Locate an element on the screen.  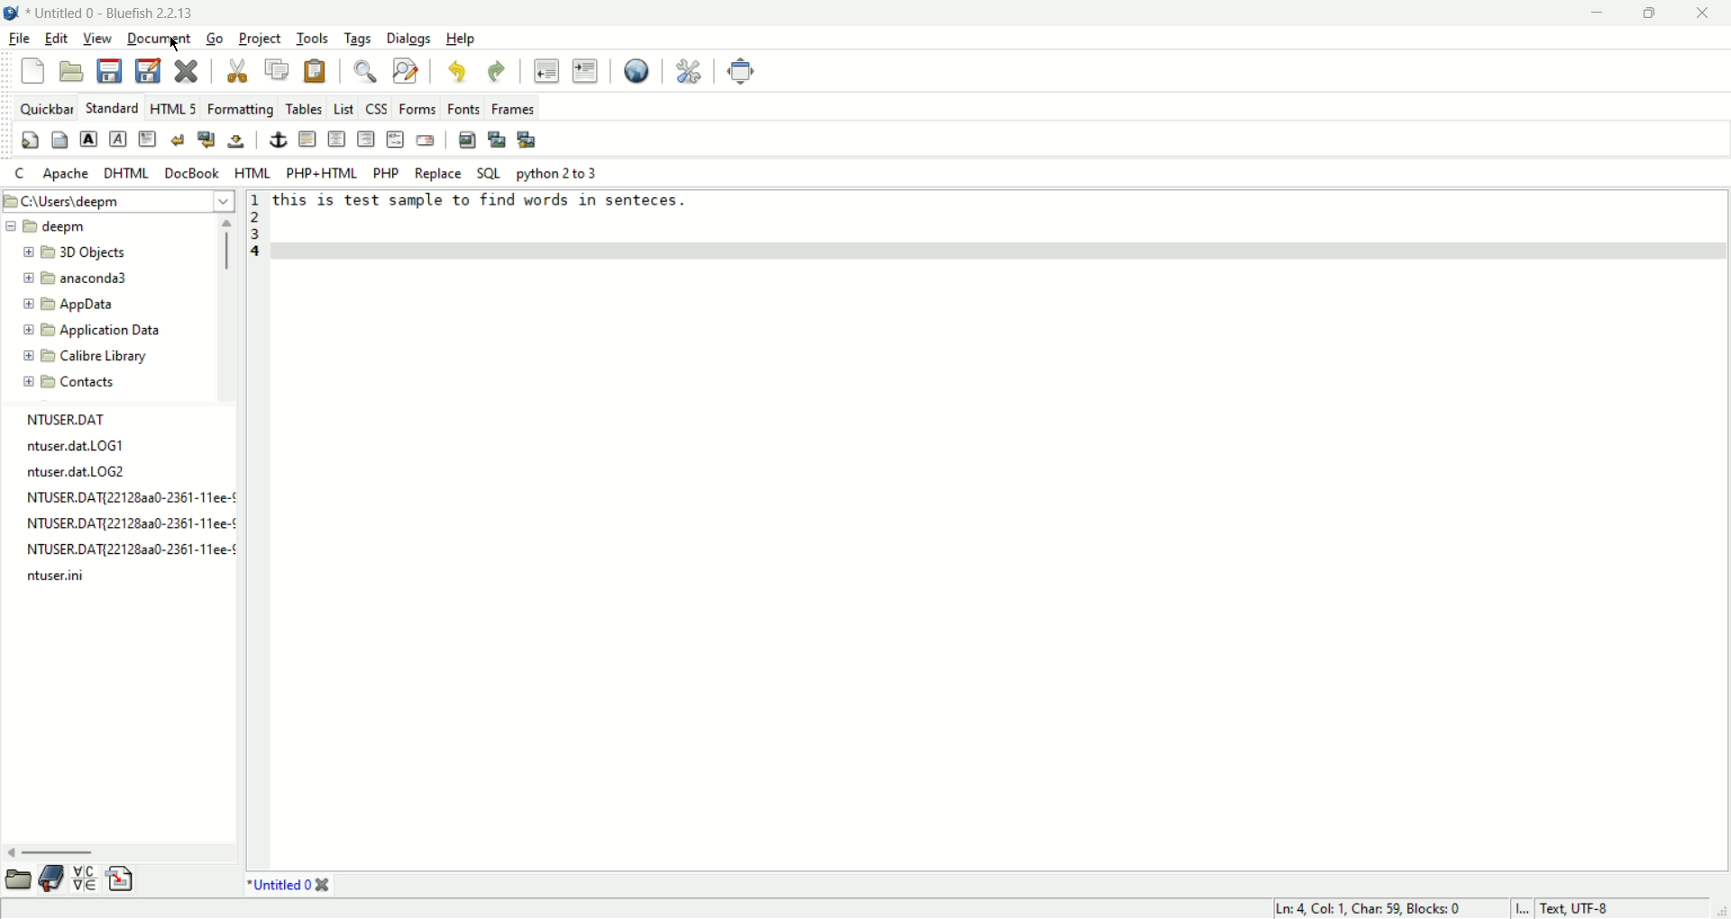
minimize is located at coordinates (1597, 14).